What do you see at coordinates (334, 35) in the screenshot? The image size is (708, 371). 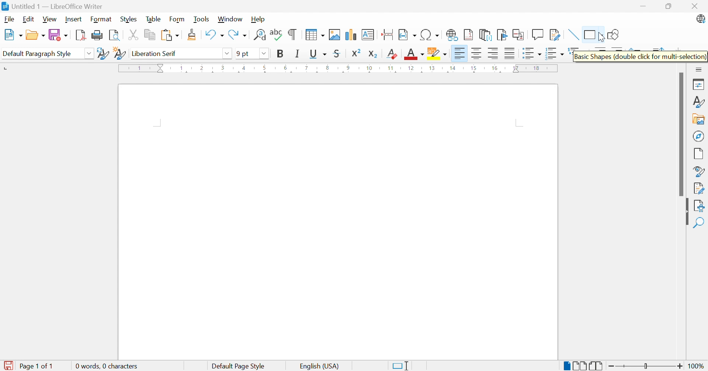 I see `Insert image` at bounding box center [334, 35].